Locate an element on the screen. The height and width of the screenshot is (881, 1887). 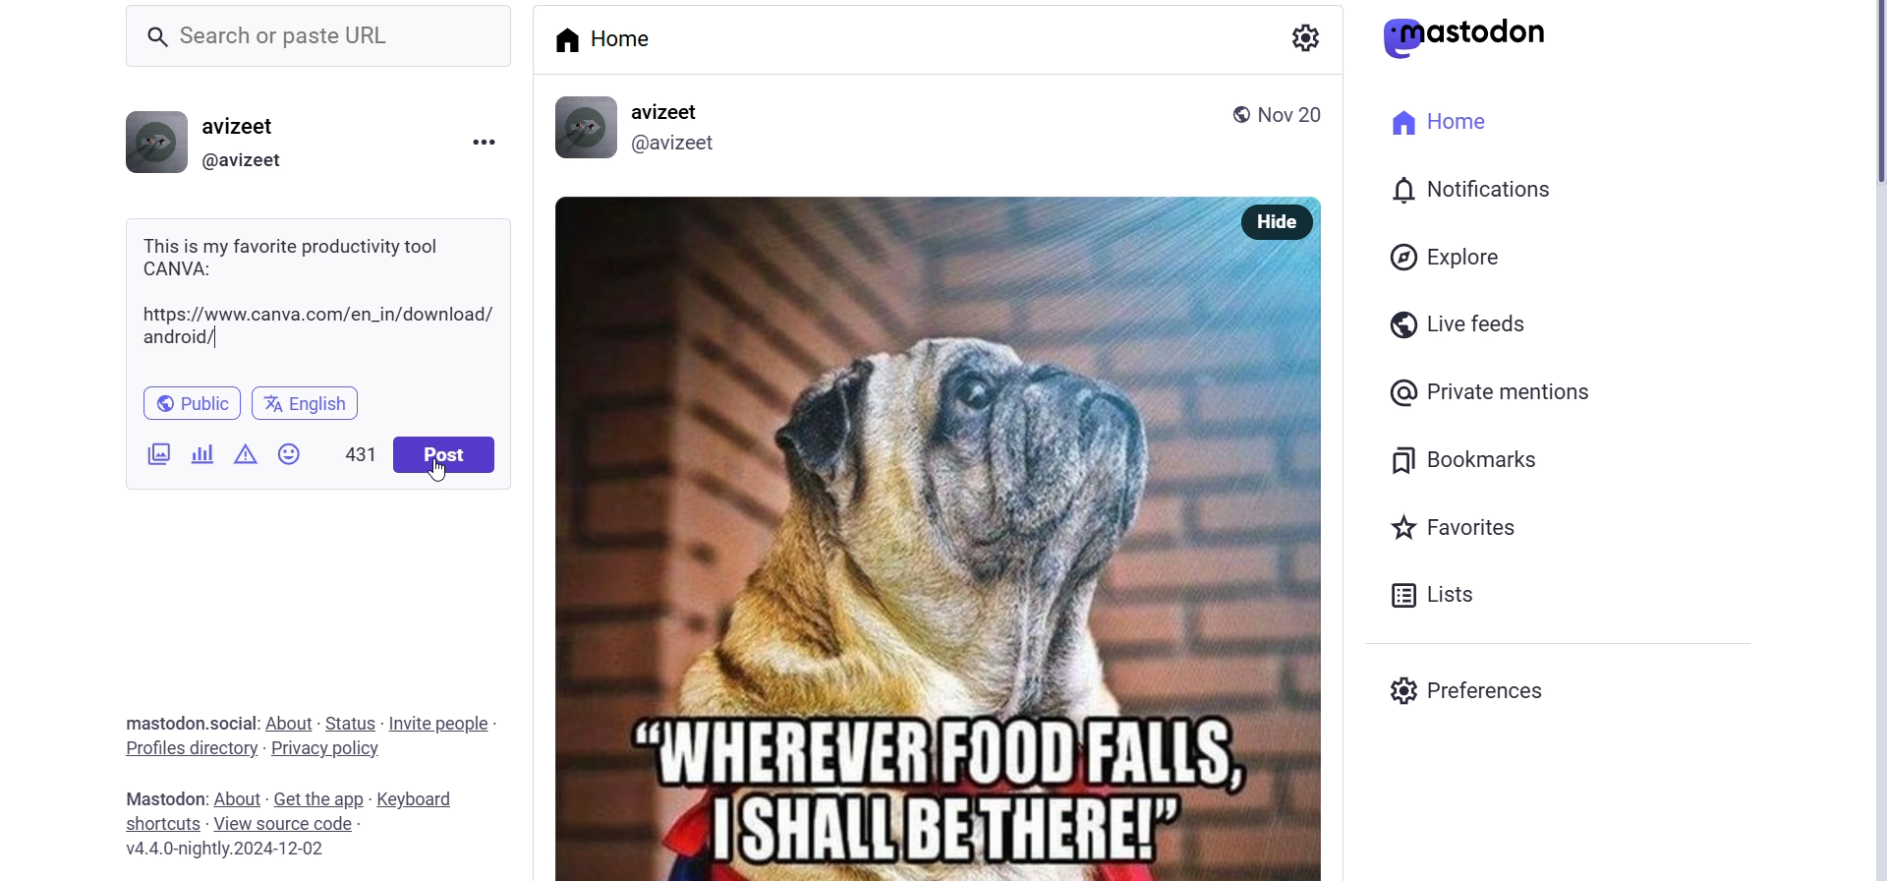
bookmarks is located at coordinates (1461, 460).